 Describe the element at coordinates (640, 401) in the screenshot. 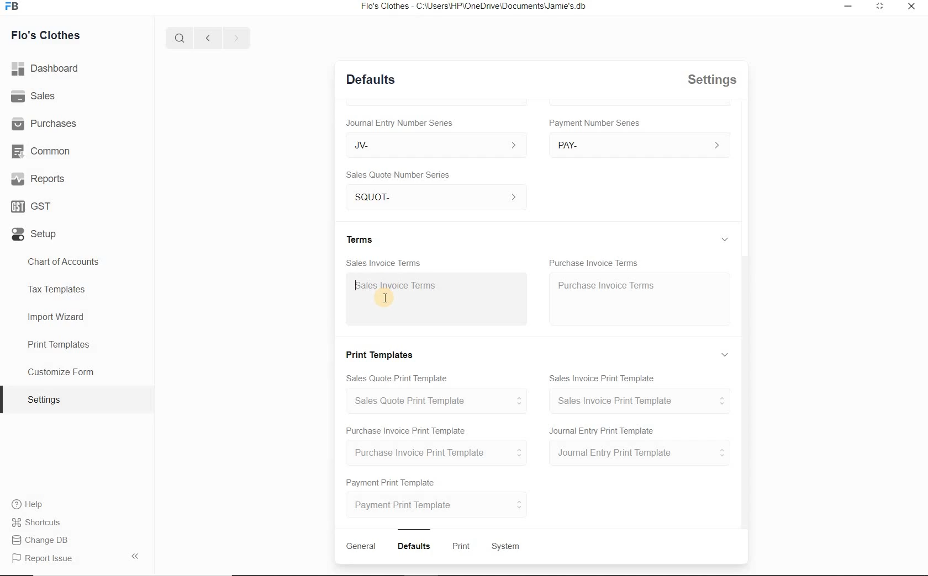

I see `Sales Invoice Print Template` at that location.